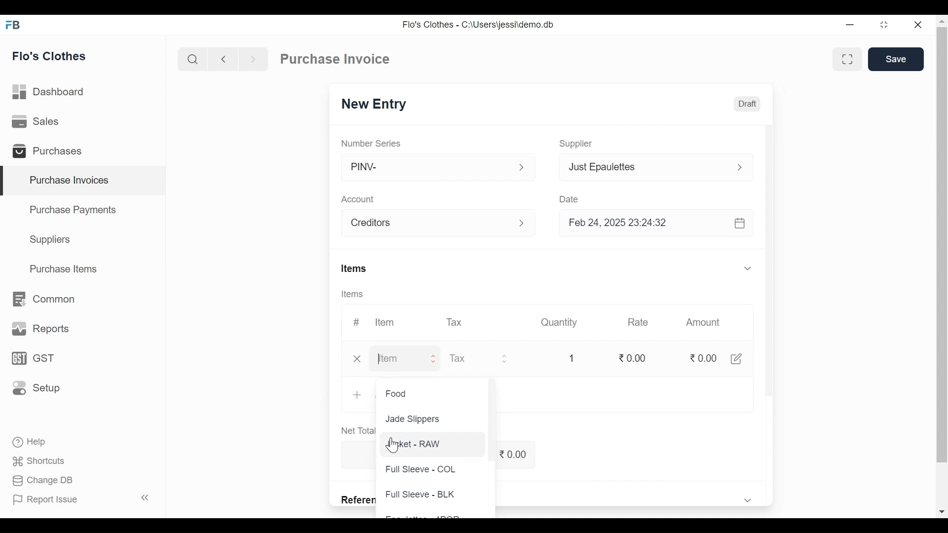 This screenshot has height=533, width=948. What do you see at coordinates (851, 26) in the screenshot?
I see `minimize` at bounding box center [851, 26].